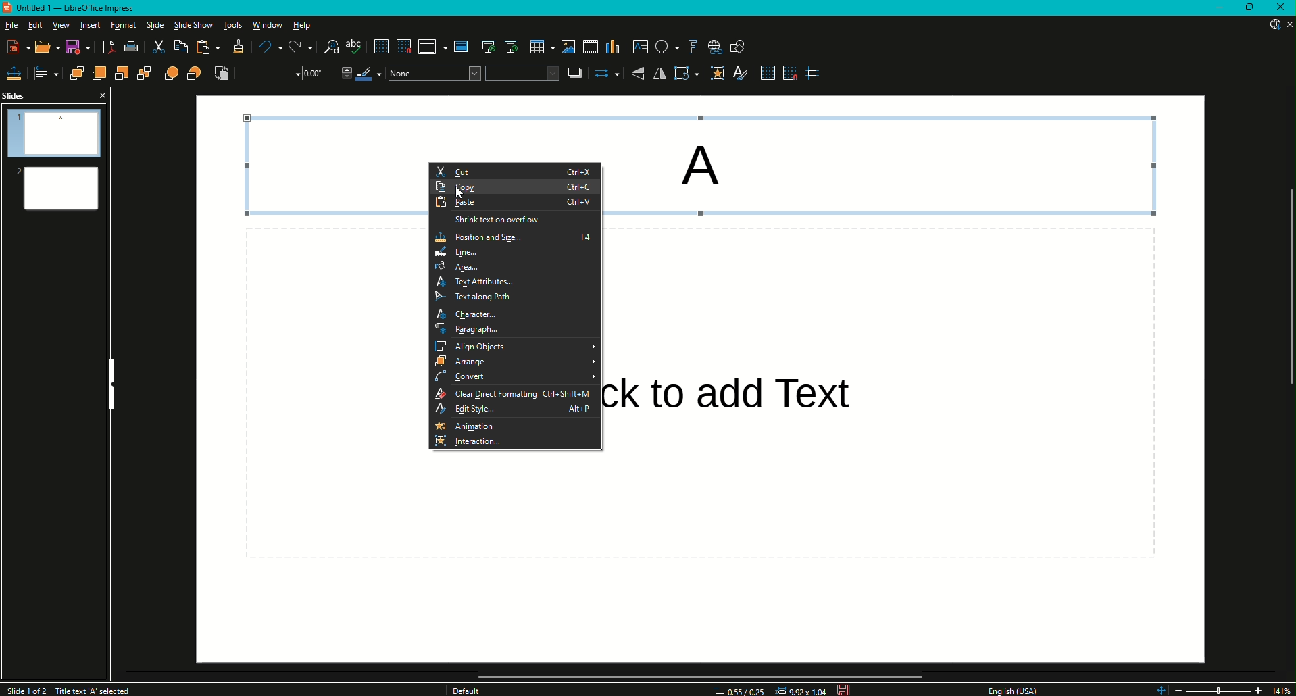 This screenshot has height=696, width=1296. I want to click on Bring Forward, so click(98, 73).